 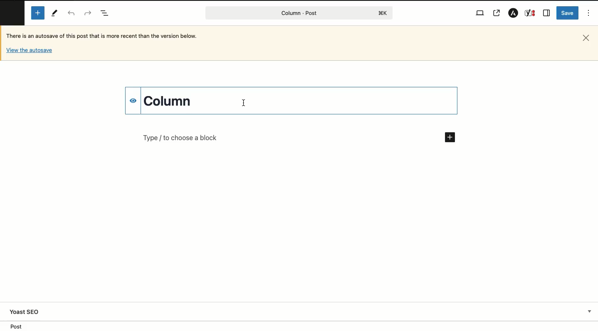 What do you see at coordinates (54, 13) in the screenshot?
I see `` at bounding box center [54, 13].